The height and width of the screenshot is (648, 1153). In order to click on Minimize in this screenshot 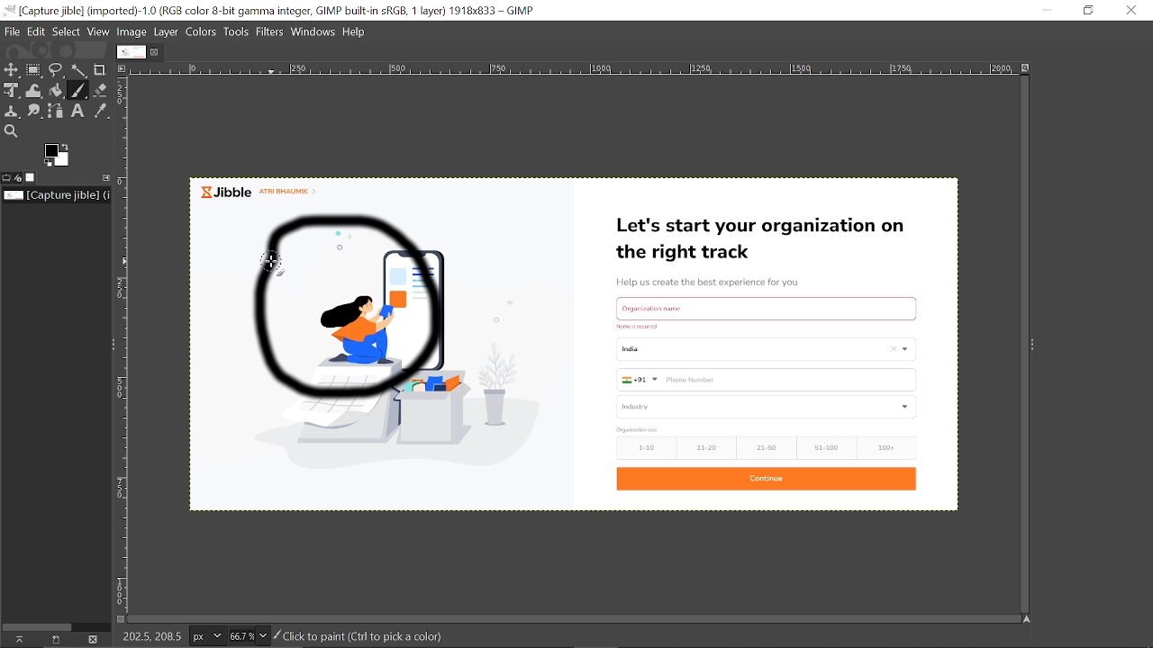, I will do `click(1047, 9)`.